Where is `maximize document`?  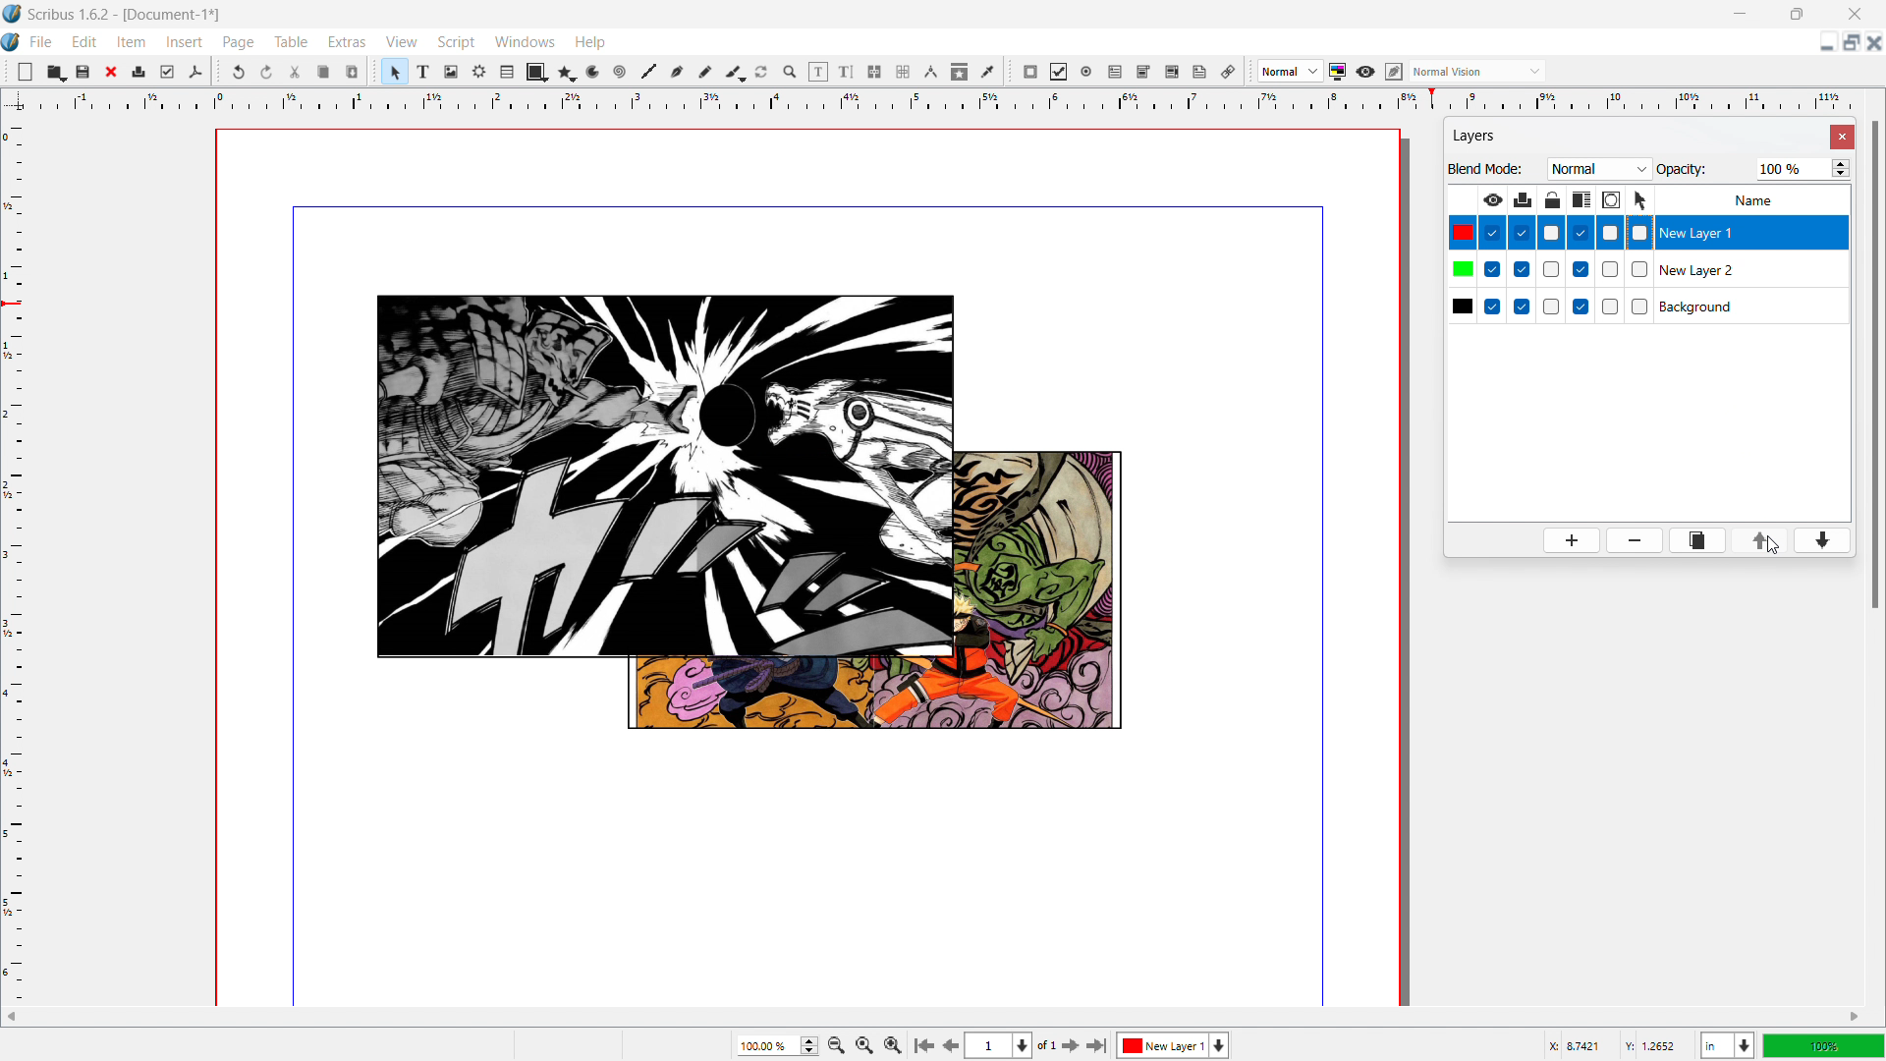 maximize document is located at coordinates (1849, 41).